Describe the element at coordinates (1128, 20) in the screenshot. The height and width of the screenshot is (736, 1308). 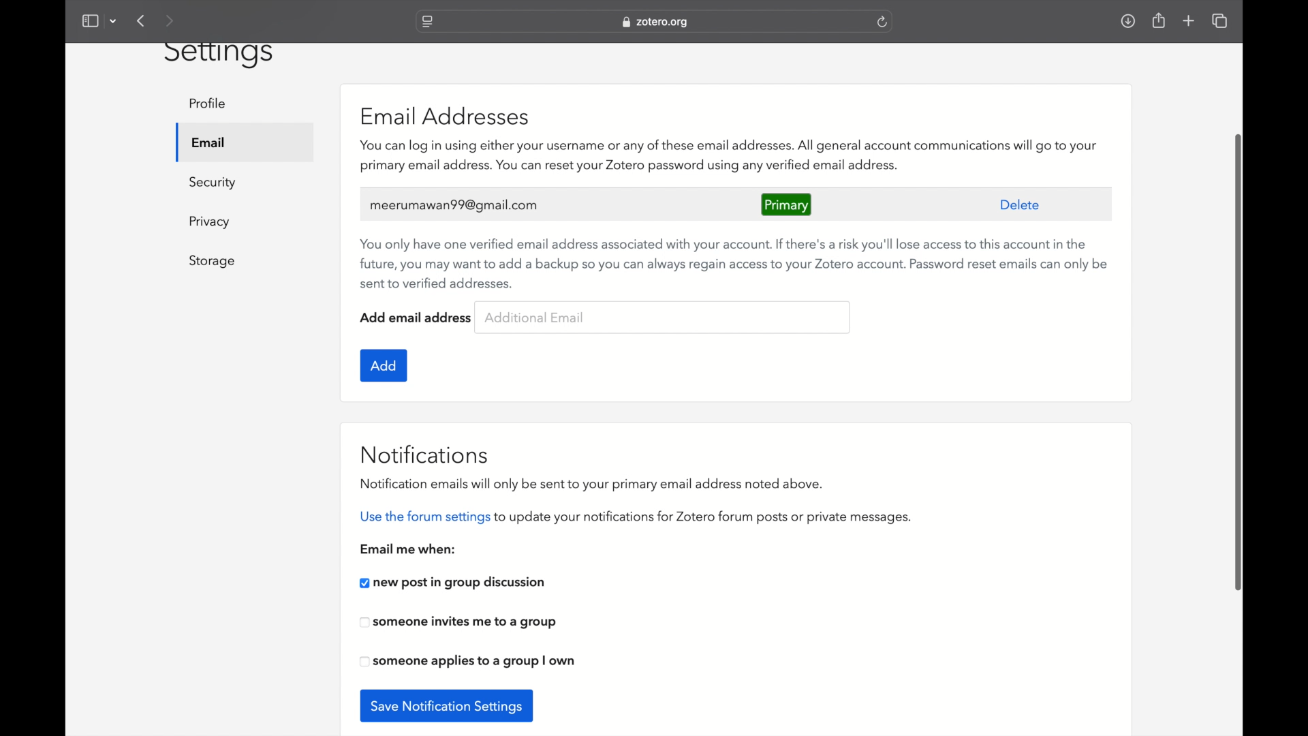
I see `downloads` at that location.